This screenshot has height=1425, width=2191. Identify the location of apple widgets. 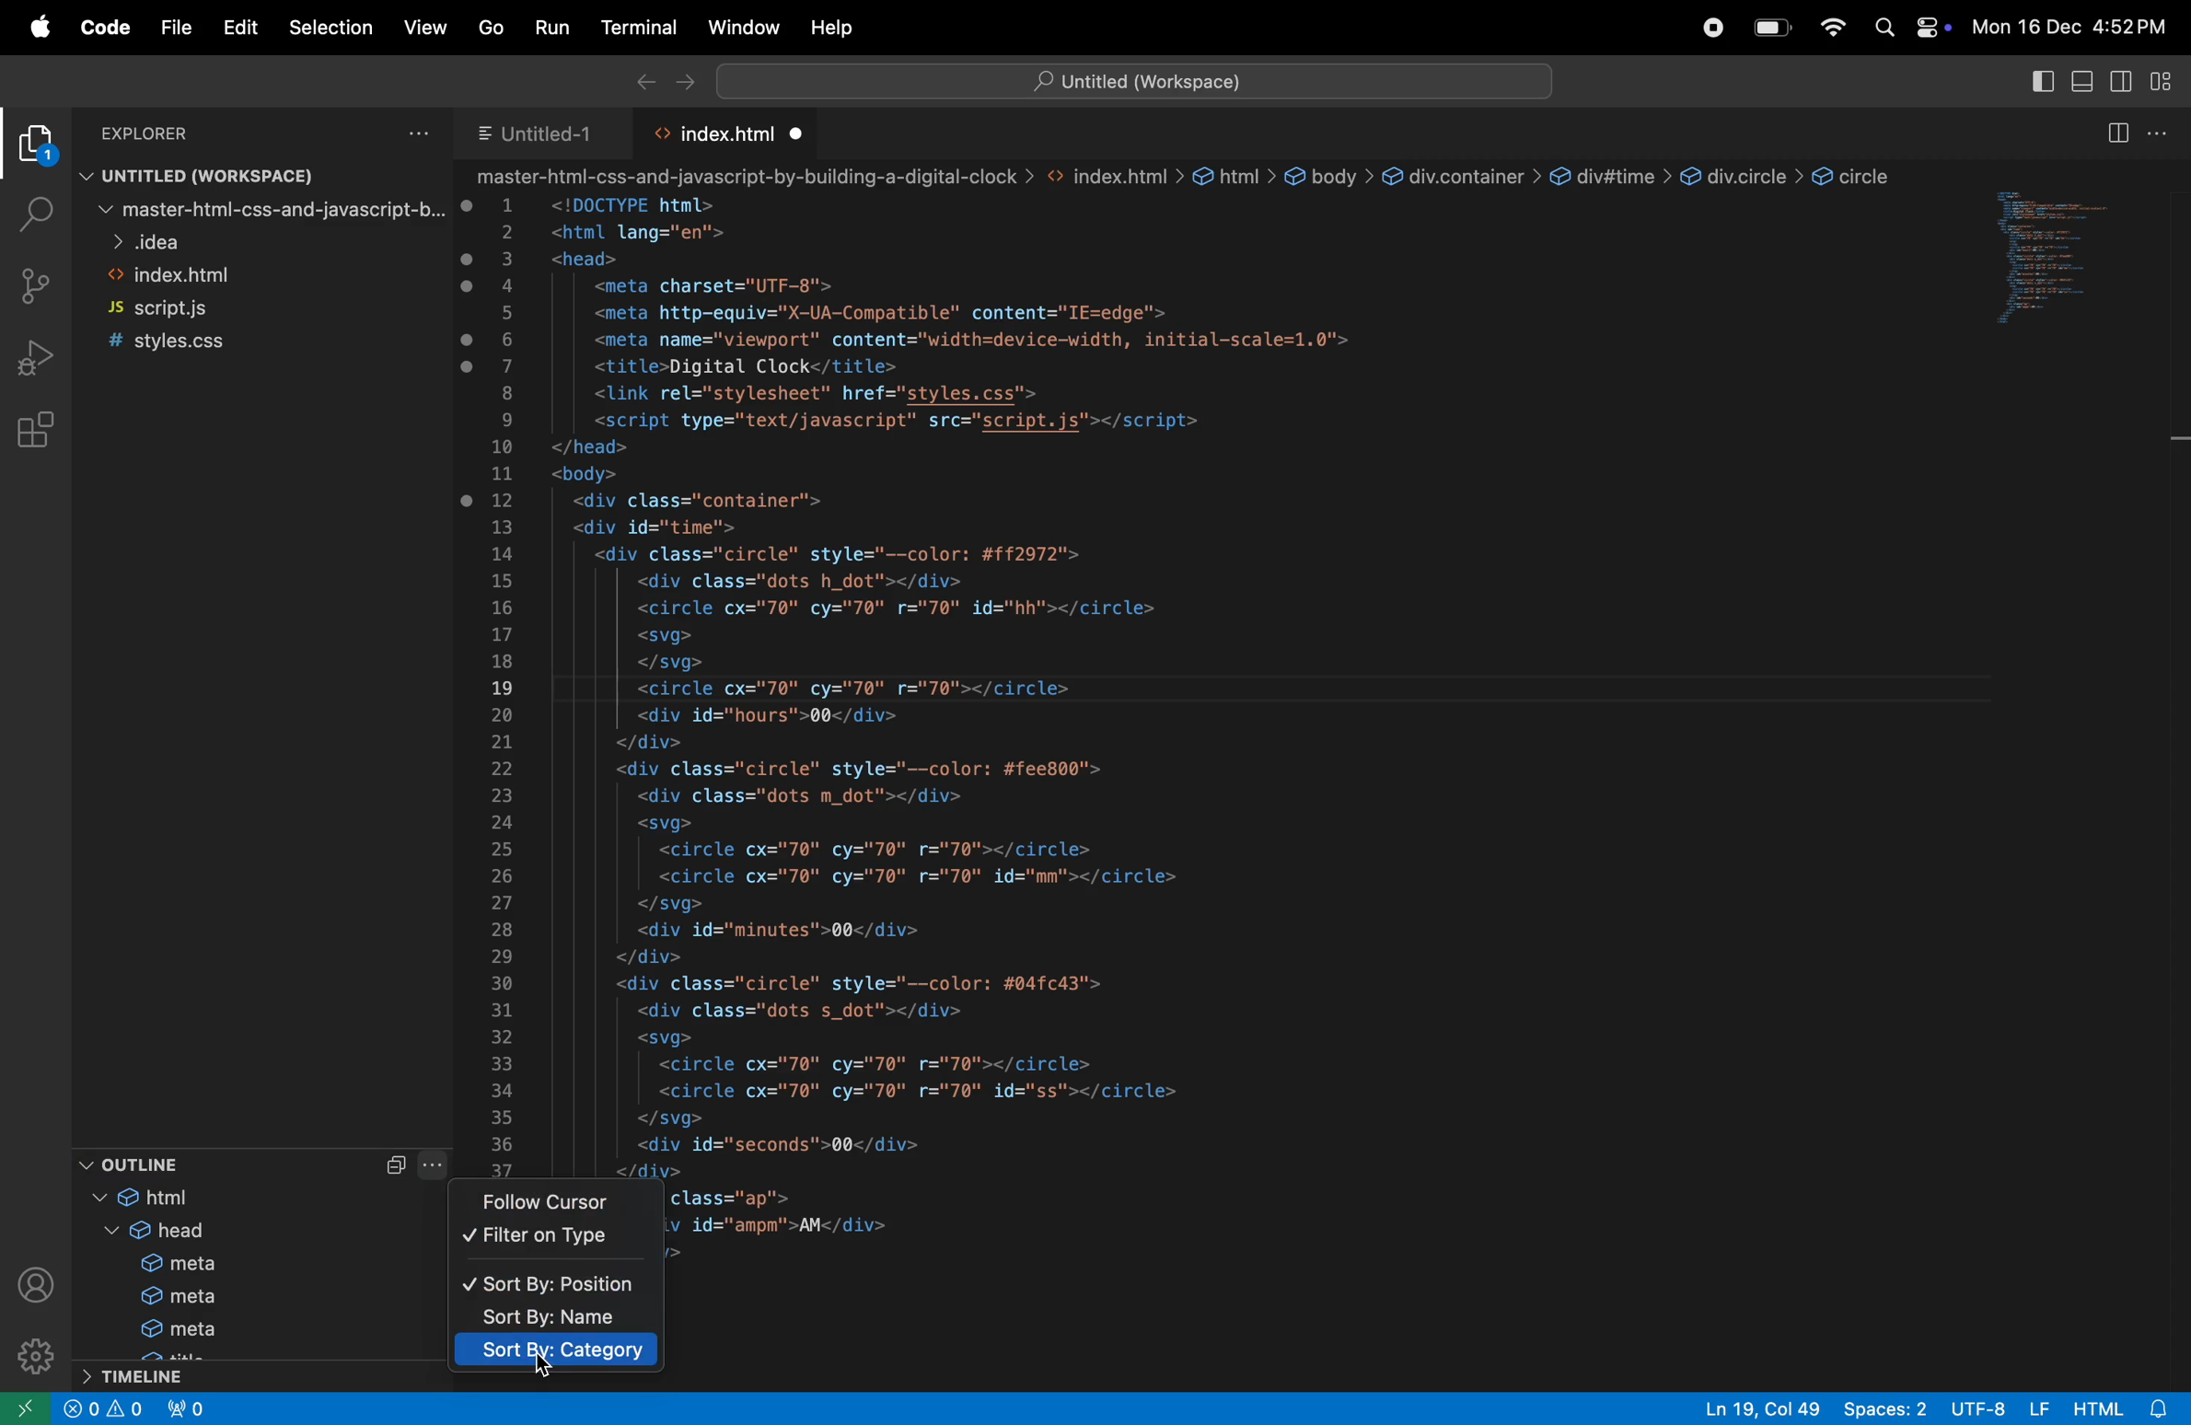
(1907, 23).